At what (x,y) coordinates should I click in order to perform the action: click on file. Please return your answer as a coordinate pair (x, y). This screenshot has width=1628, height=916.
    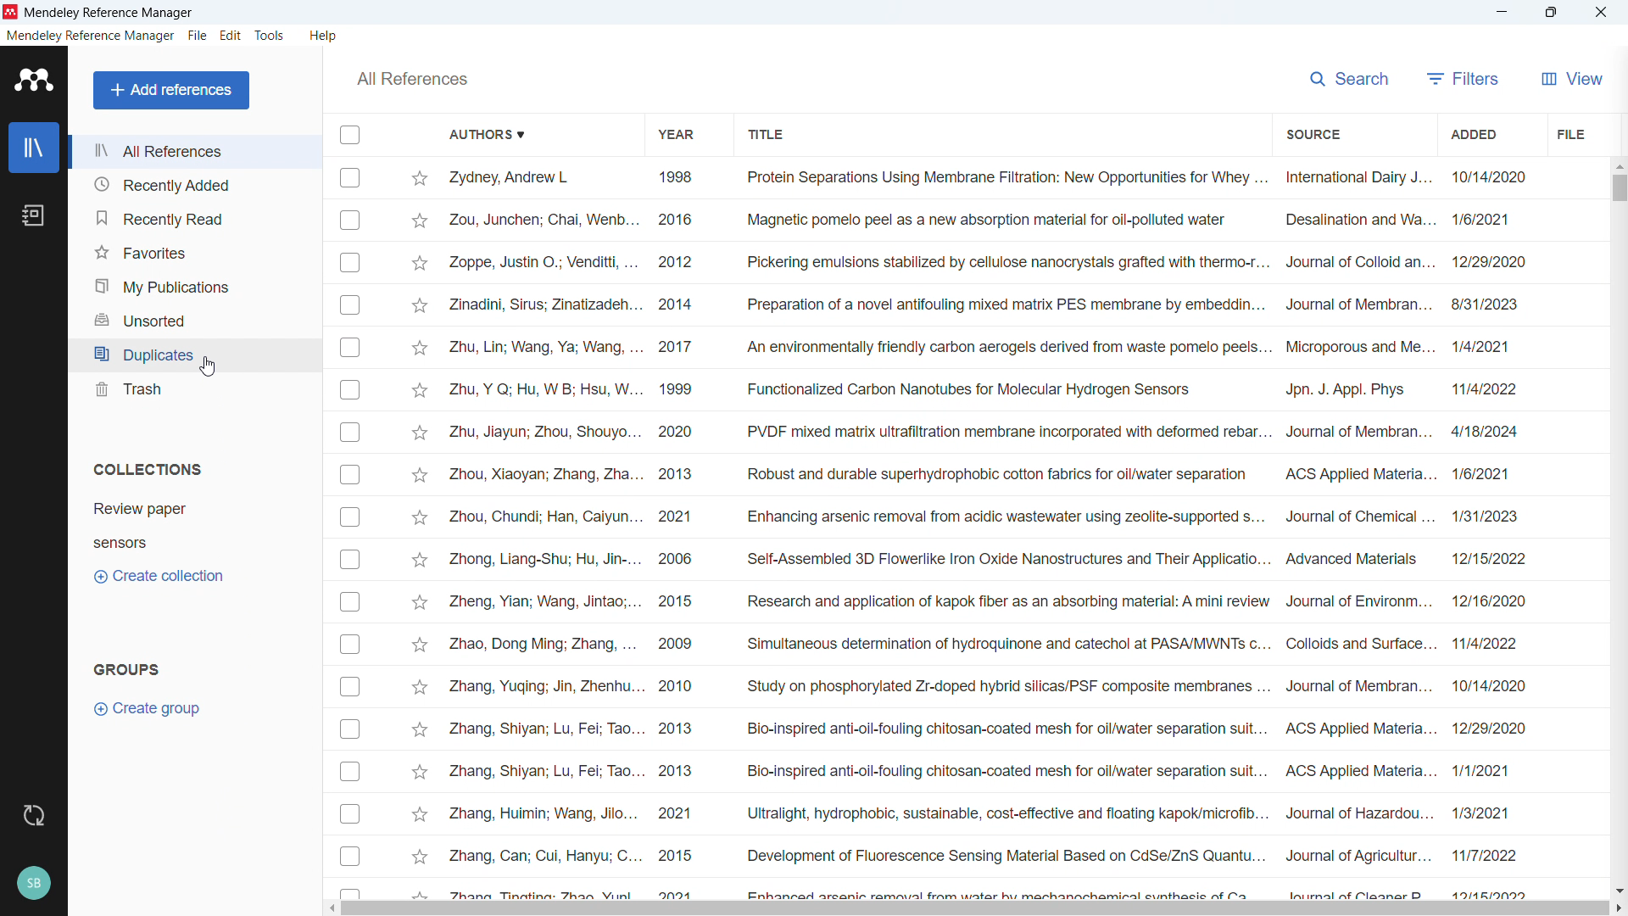
    Looking at the image, I should click on (197, 36).